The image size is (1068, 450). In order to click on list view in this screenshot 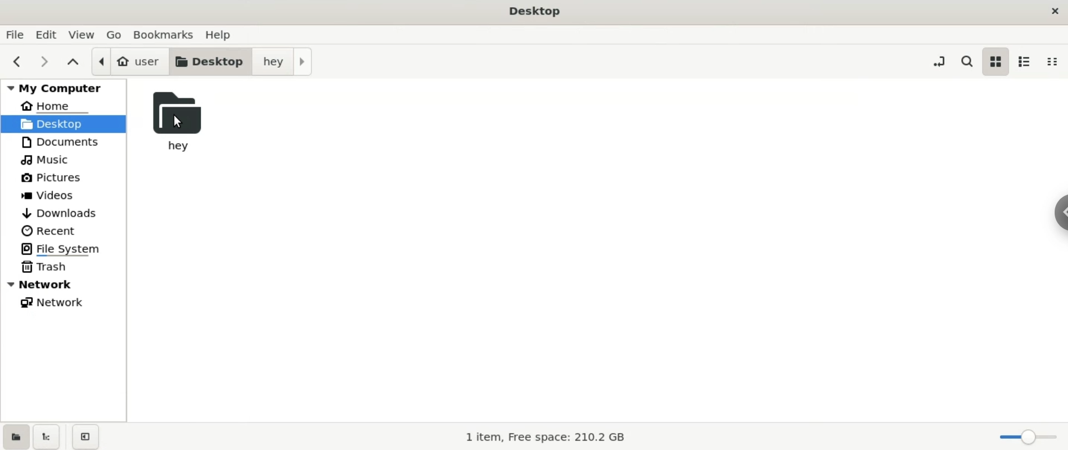, I will do `click(1023, 61)`.